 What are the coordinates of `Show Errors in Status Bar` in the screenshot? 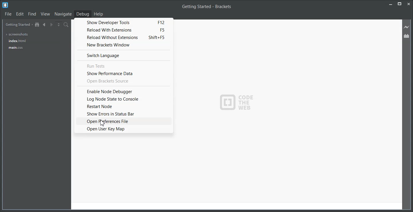 It's located at (123, 113).